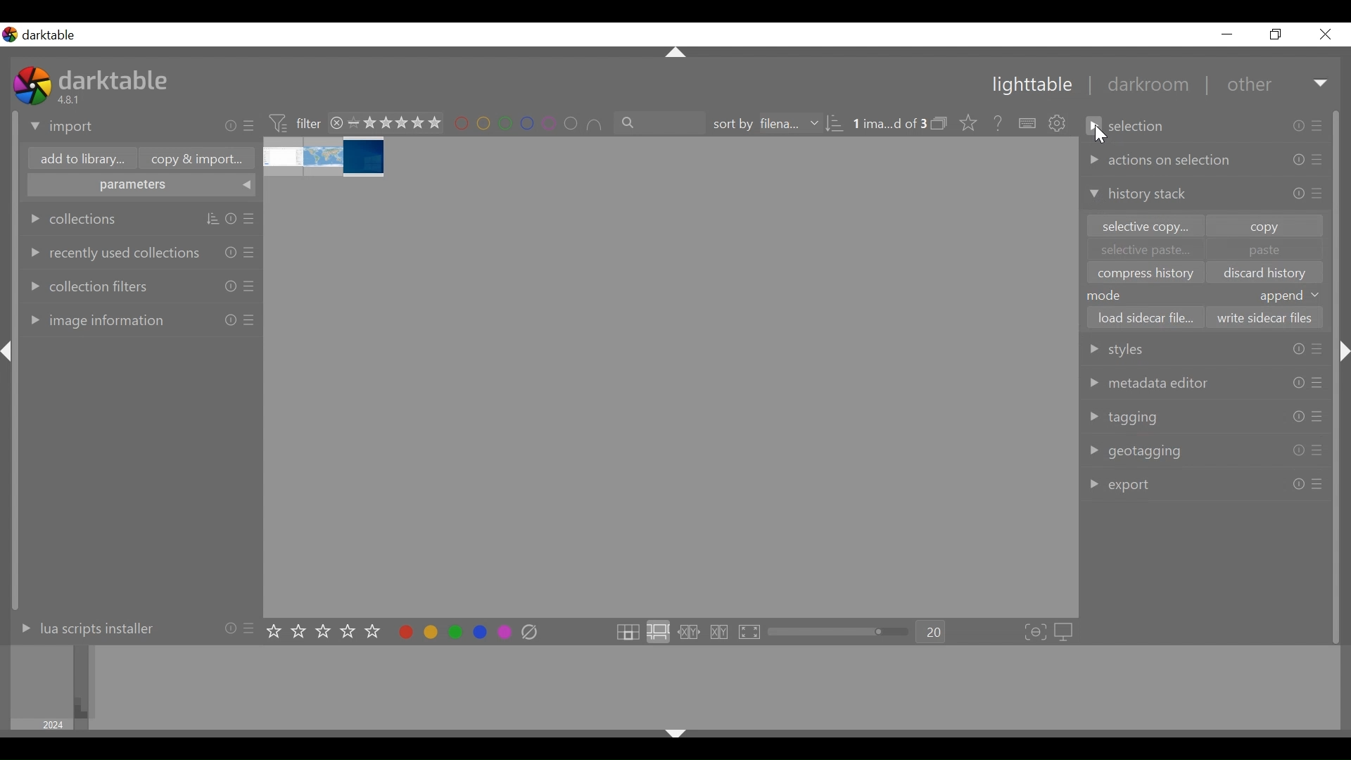  I want to click on Collapse , so click(675, 736).